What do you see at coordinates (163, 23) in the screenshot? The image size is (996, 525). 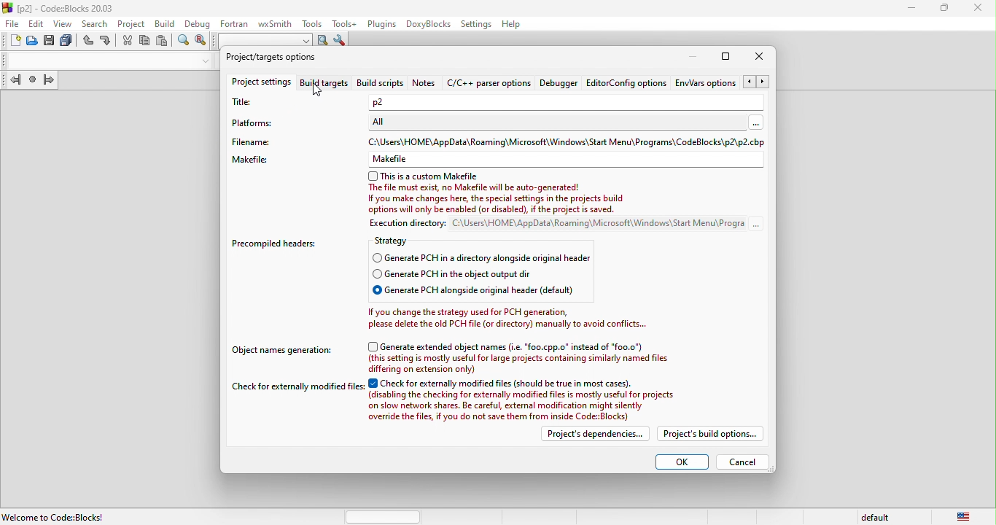 I see `build` at bounding box center [163, 23].